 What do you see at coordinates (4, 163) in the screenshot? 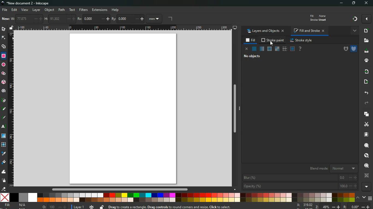
I see `fill` at bounding box center [4, 163].